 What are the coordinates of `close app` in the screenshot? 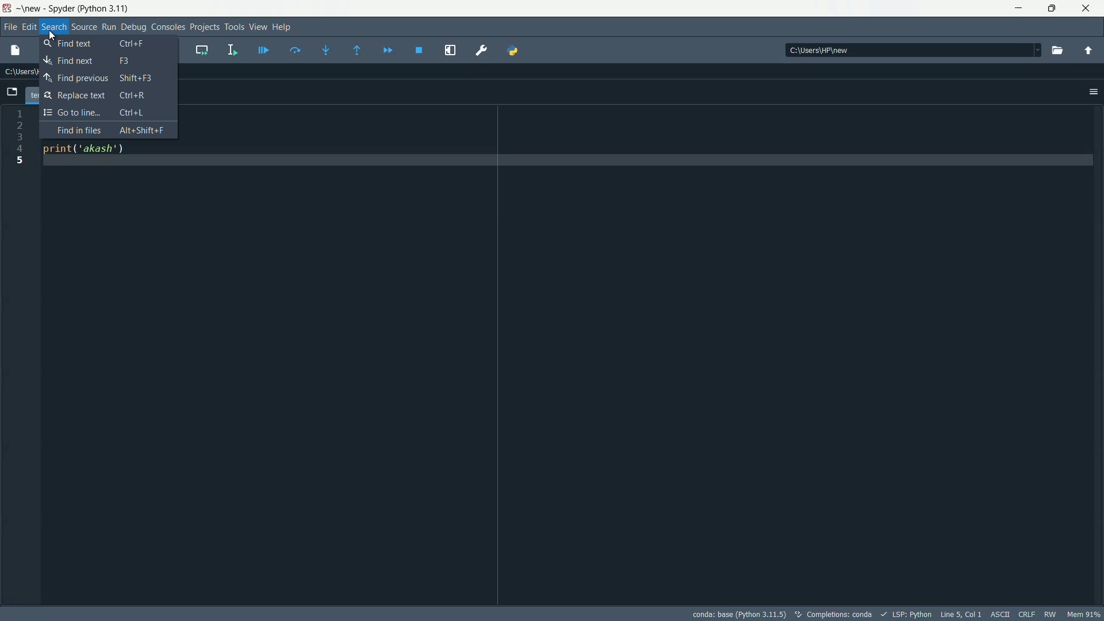 It's located at (1088, 9).